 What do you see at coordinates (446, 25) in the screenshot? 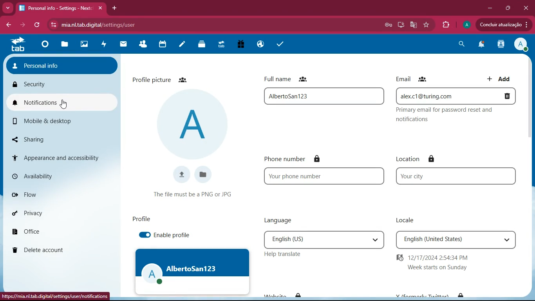
I see `extensions` at bounding box center [446, 25].